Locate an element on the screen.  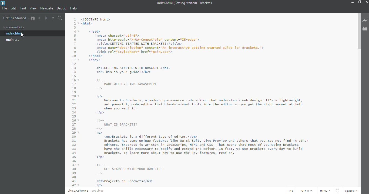
utf is located at coordinates (305, 190).